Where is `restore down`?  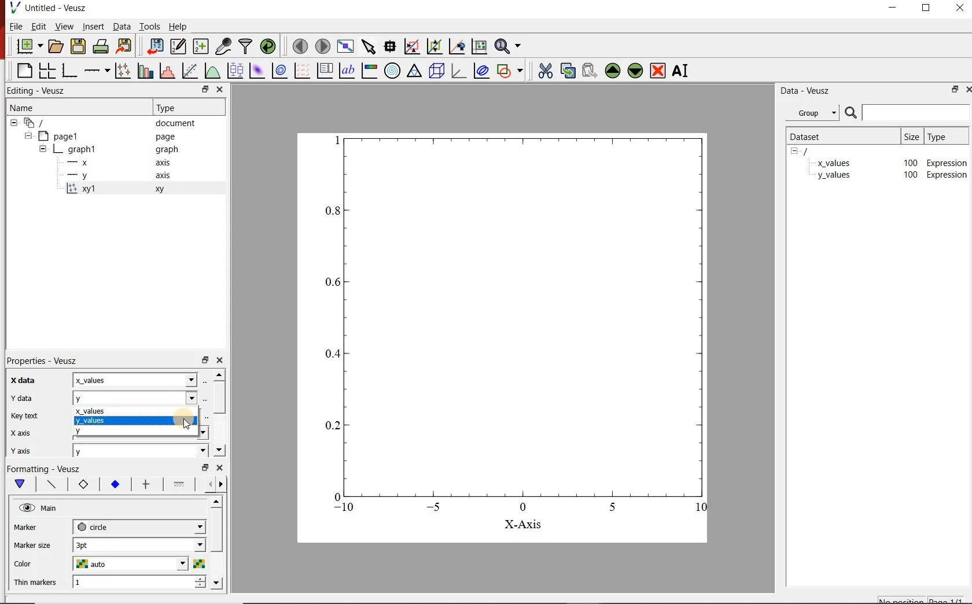
restore down is located at coordinates (205, 360).